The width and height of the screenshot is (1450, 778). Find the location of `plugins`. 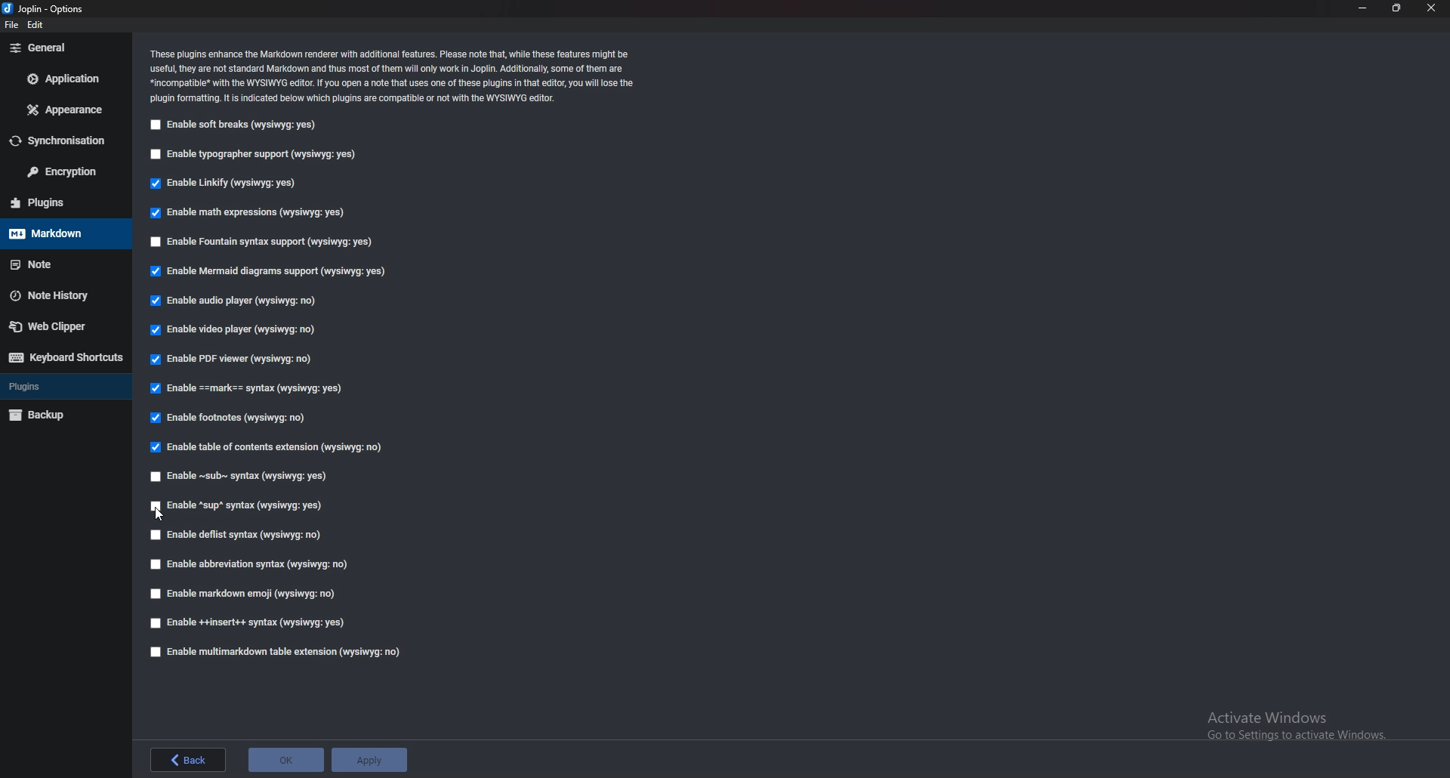

plugins is located at coordinates (63, 386).